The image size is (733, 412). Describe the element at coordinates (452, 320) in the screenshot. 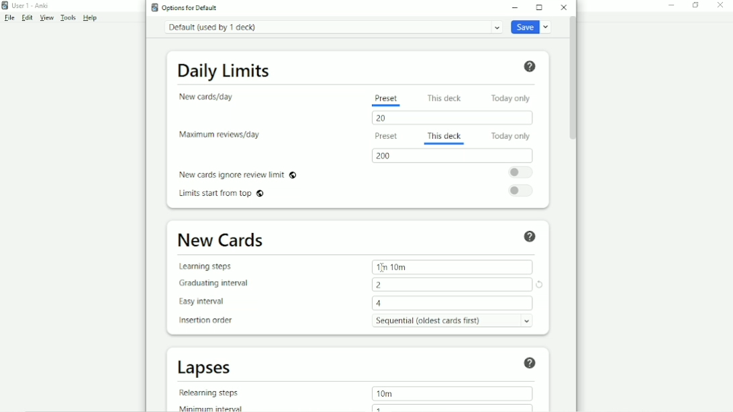

I see `Sequential (oldest card first)` at that location.